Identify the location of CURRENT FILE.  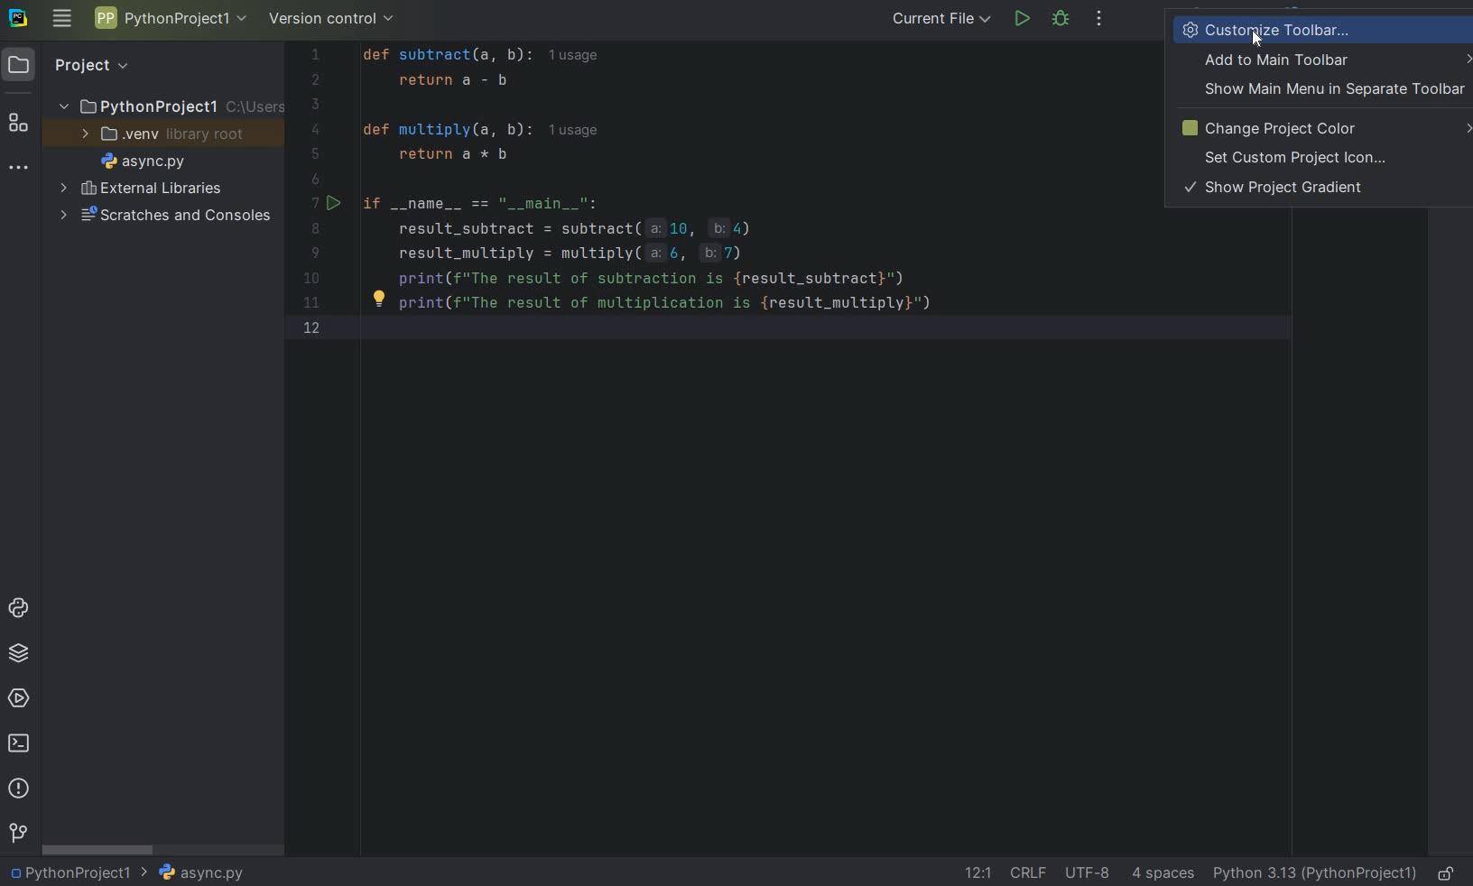
(941, 18).